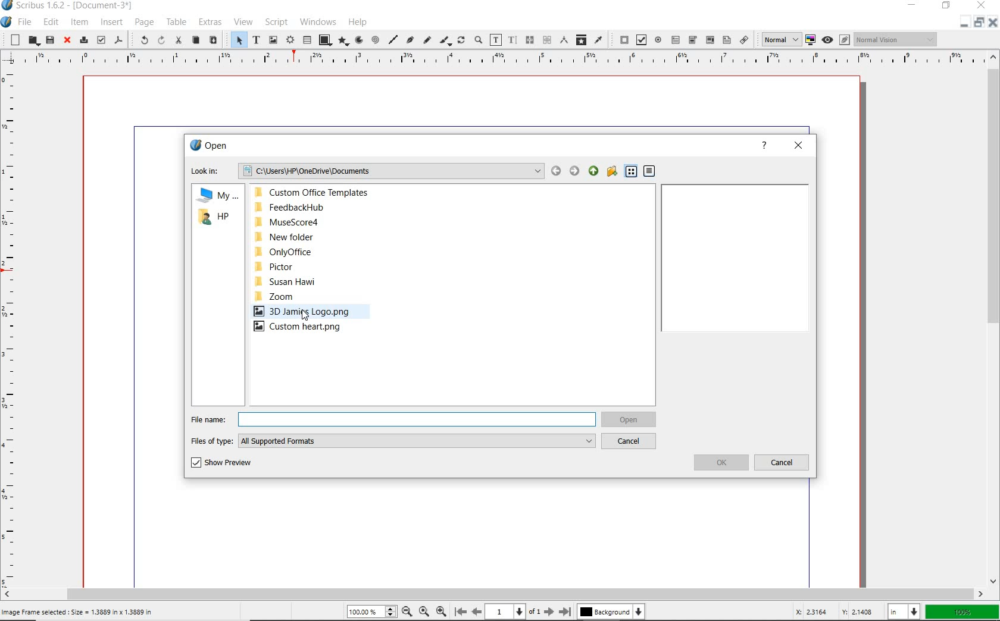  Describe the element at coordinates (273, 40) in the screenshot. I see `image frame` at that location.